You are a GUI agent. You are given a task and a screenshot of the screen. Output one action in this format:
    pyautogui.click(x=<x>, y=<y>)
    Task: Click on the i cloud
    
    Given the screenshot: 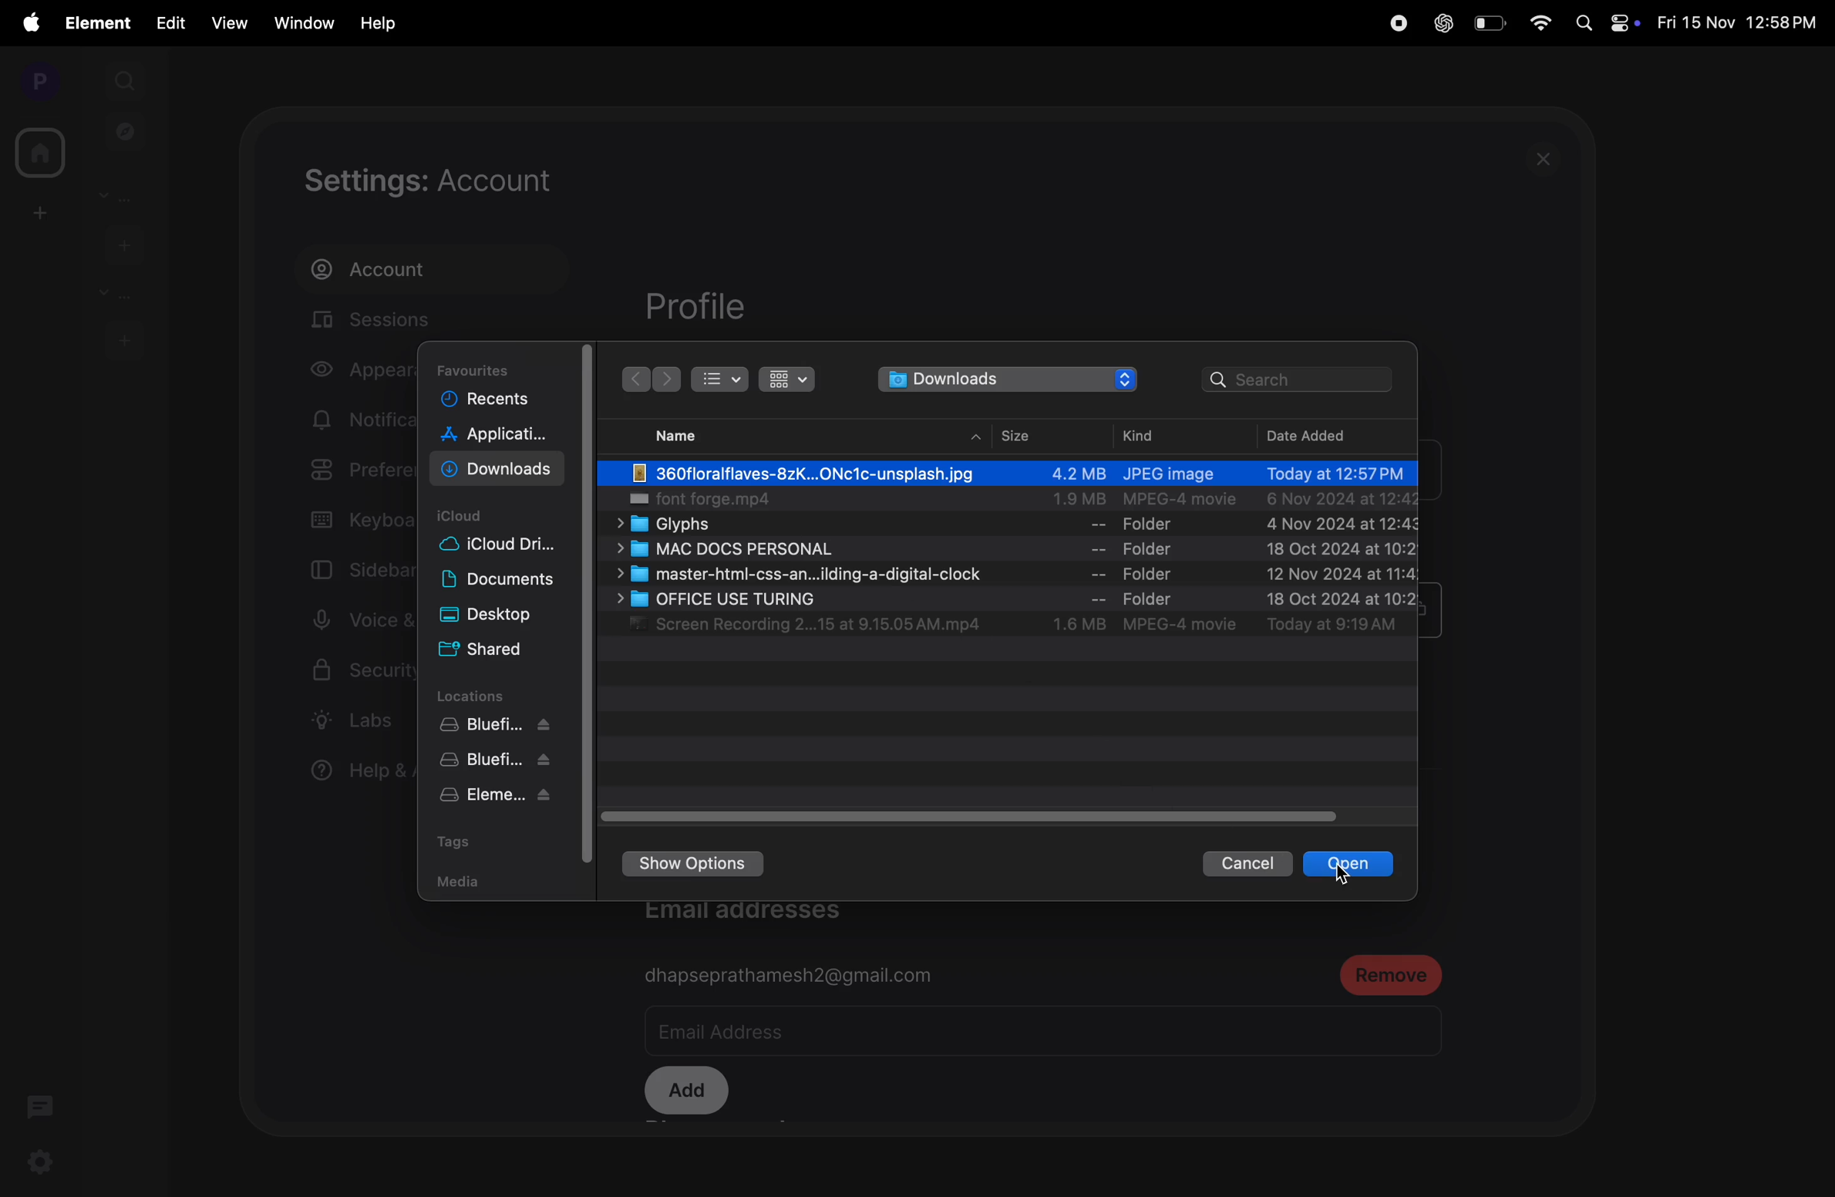 What is the action you would take?
    pyautogui.click(x=475, y=514)
    